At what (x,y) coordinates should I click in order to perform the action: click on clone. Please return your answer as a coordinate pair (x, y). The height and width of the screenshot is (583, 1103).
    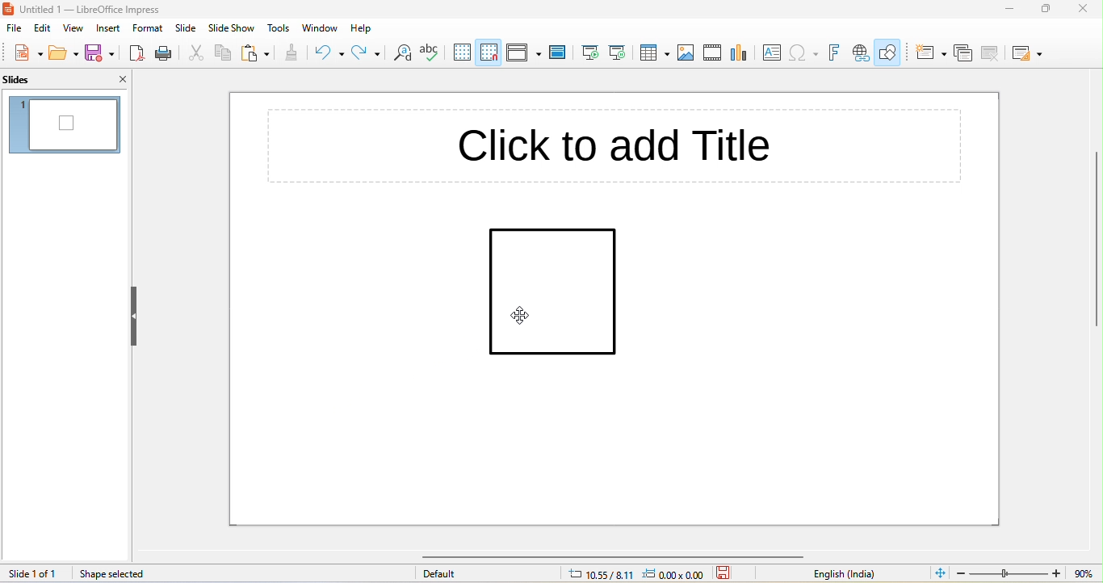
    Looking at the image, I should click on (290, 52).